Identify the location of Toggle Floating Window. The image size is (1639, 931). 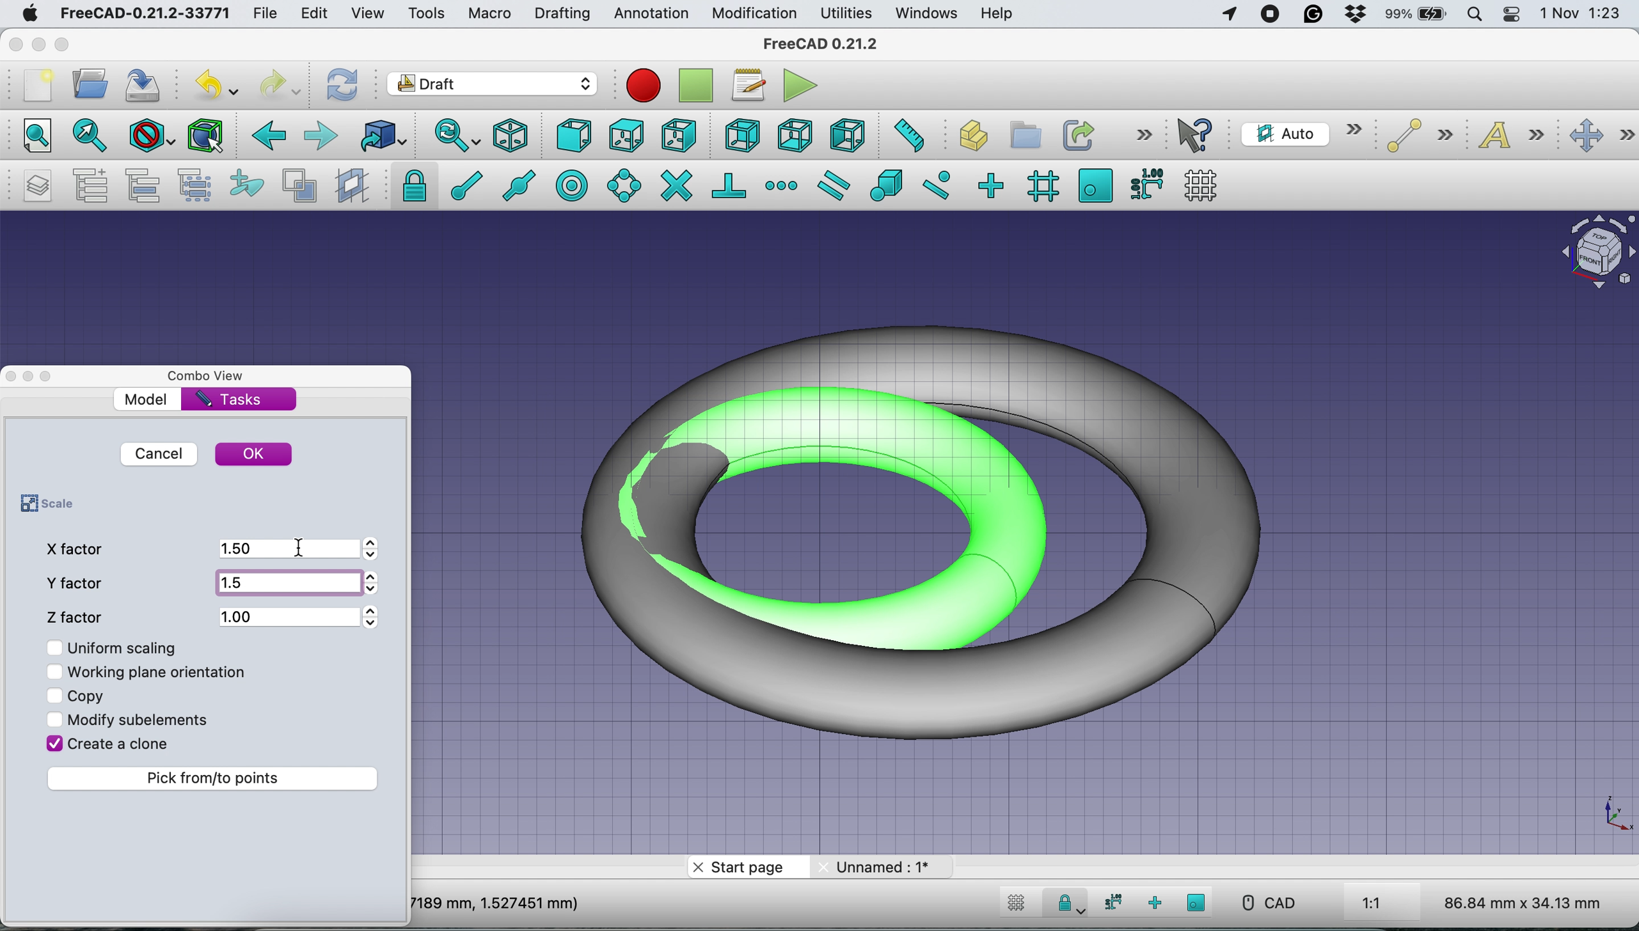
(30, 377).